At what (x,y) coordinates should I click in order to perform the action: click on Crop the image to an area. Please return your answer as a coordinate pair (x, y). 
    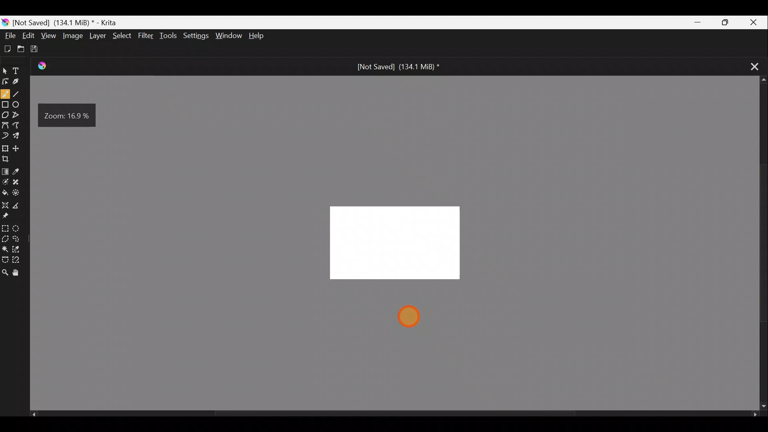
    Looking at the image, I should click on (9, 159).